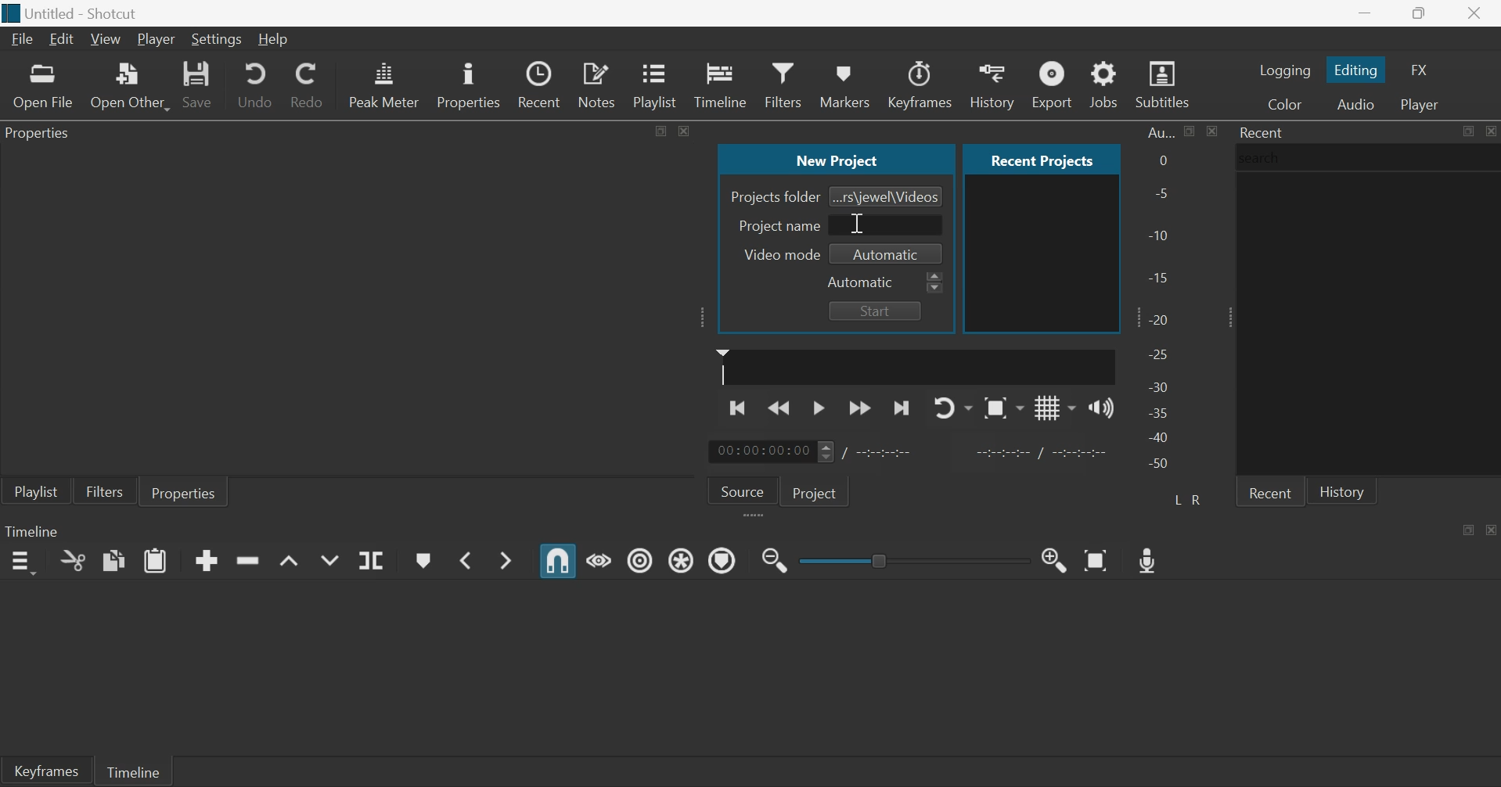 The height and width of the screenshot is (787, 1501). Describe the element at coordinates (44, 86) in the screenshot. I see `Open a video, audio, image or project file` at that location.